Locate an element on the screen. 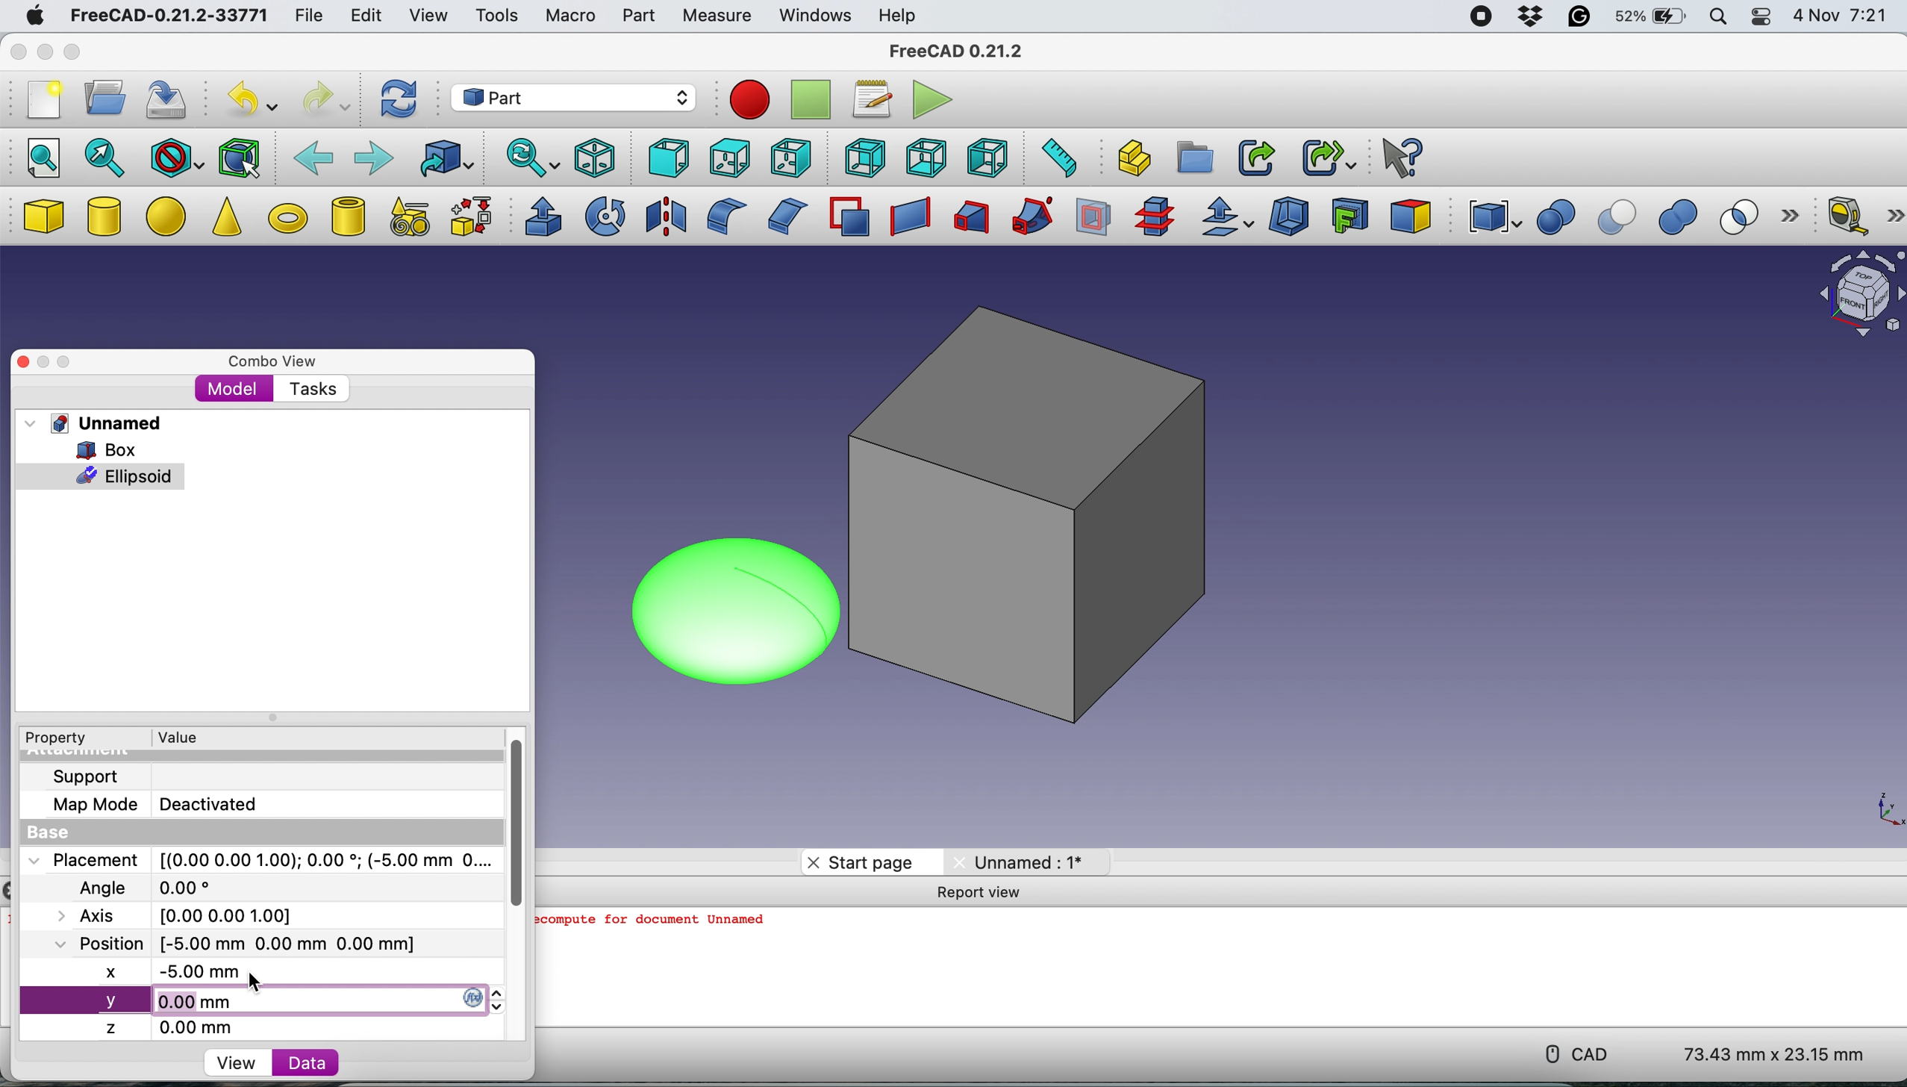 Image resolution: width=1907 pixels, height=1087 pixels. ellipsoid is located at coordinates (725, 608).